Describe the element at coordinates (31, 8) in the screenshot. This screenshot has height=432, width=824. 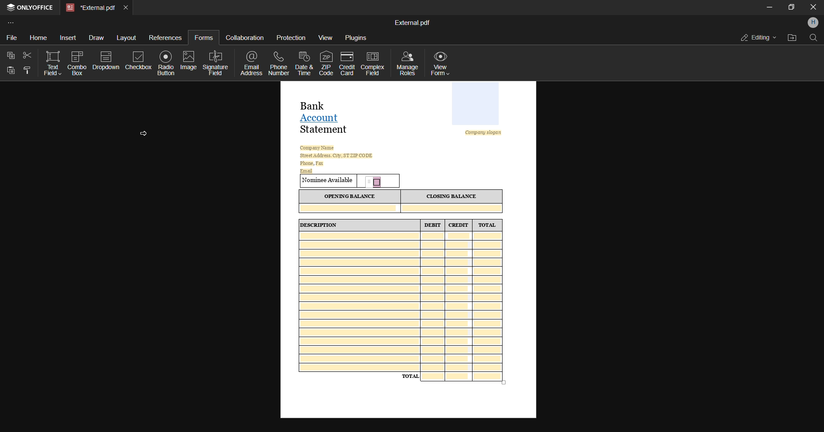
I see `onlyoffice tab` at that location.